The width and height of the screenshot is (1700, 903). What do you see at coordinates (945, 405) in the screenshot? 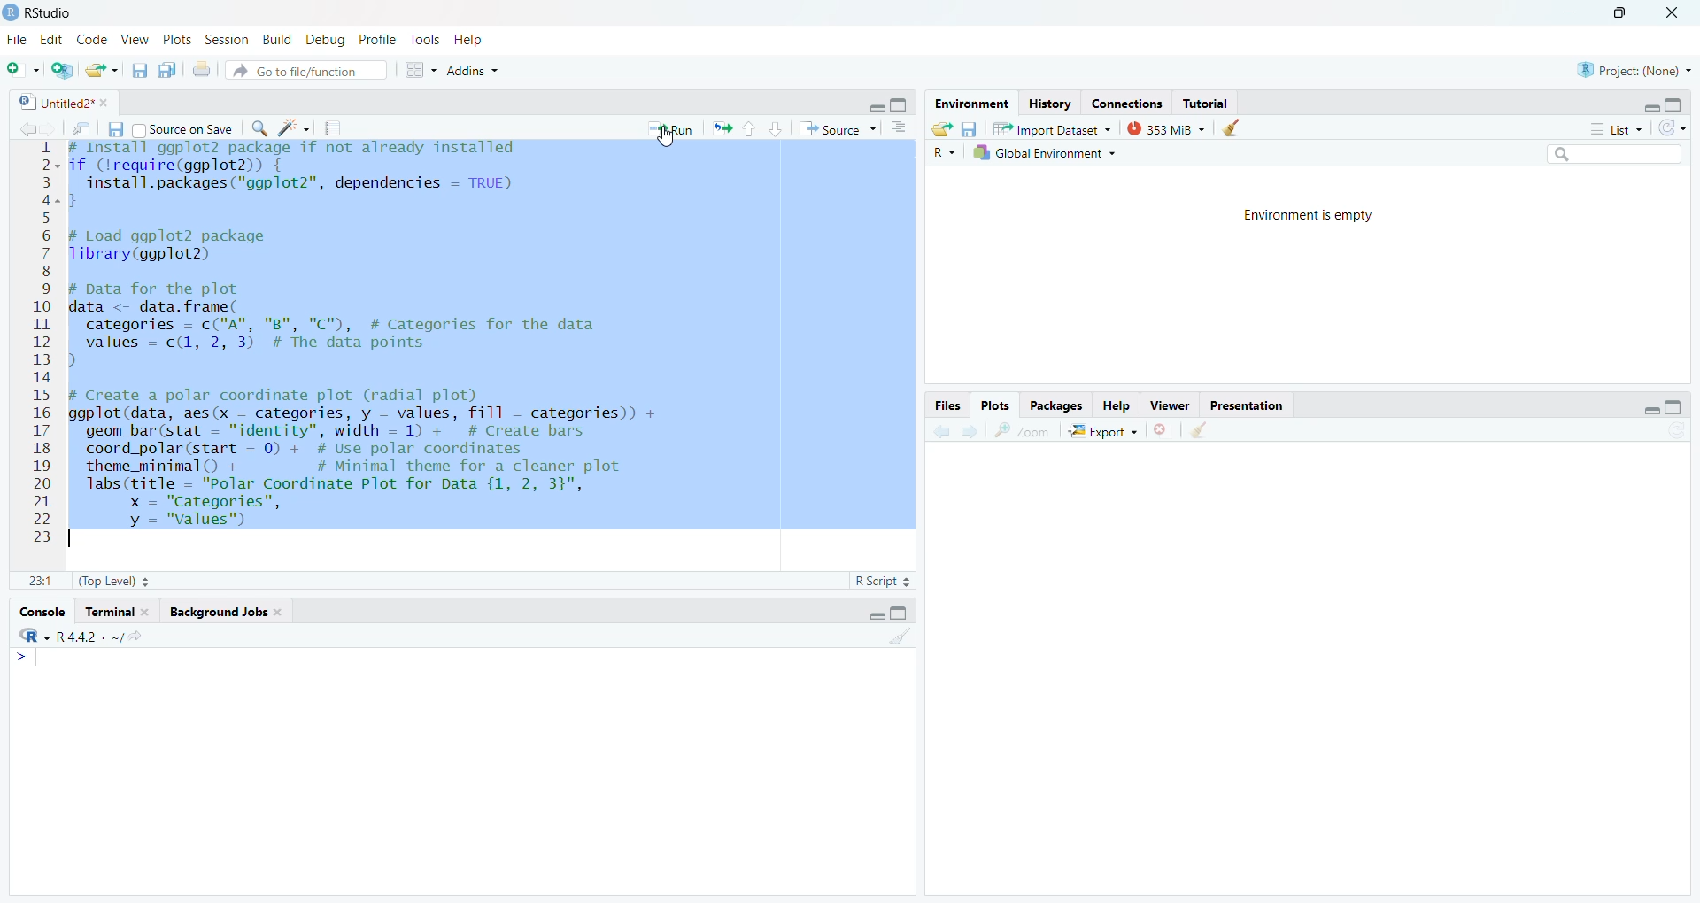
I see `Files` at bounding box center [945, 405].